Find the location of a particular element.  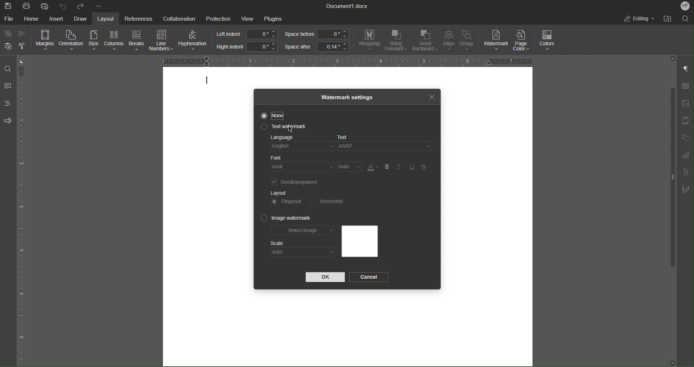

Bring Forward is located at coordinates (396, 41).